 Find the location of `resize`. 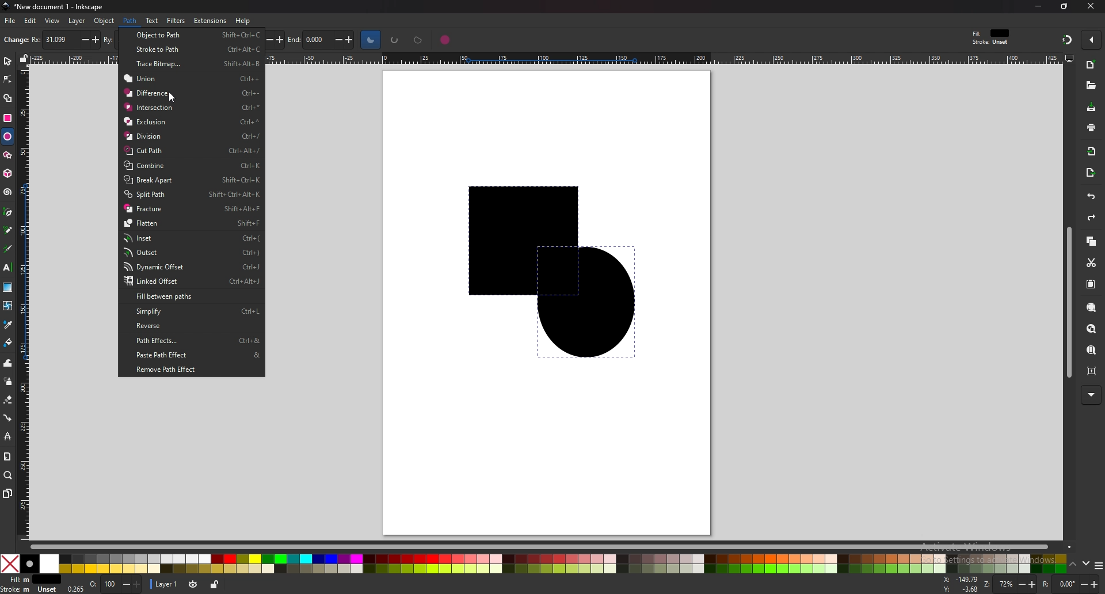

resize is located at coordinates (1064, 7).